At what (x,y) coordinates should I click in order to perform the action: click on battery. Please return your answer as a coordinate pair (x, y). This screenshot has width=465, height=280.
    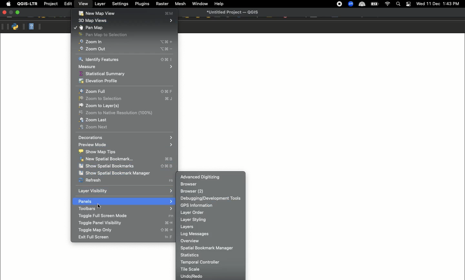
    Looking at the image, I should click on (376, 4).